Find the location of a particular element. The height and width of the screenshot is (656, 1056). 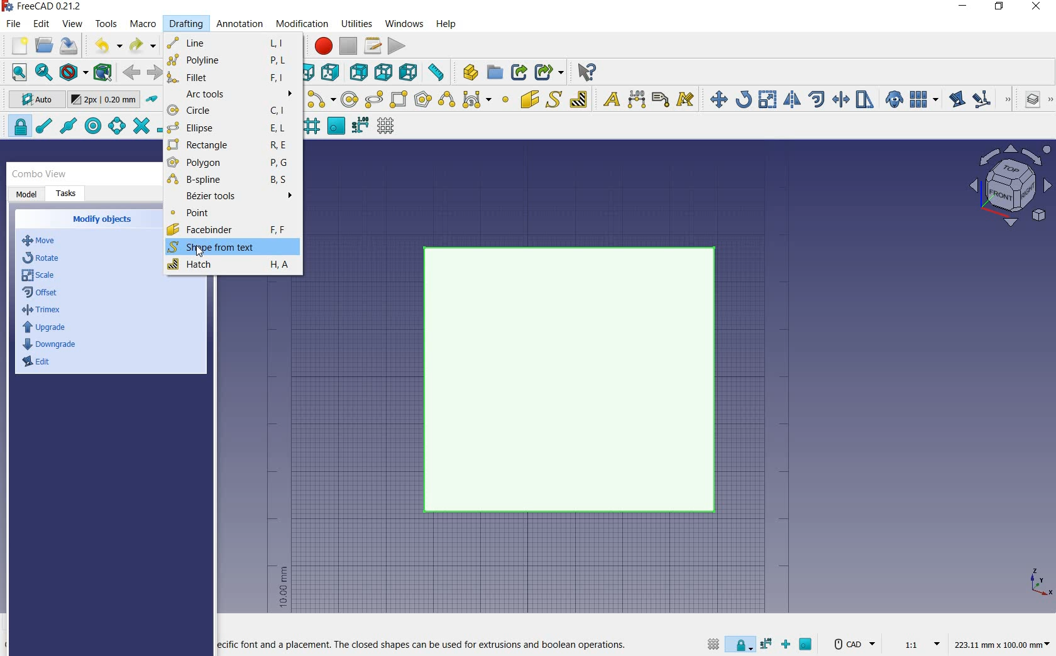

dimension is located at coordinates (637, 101).